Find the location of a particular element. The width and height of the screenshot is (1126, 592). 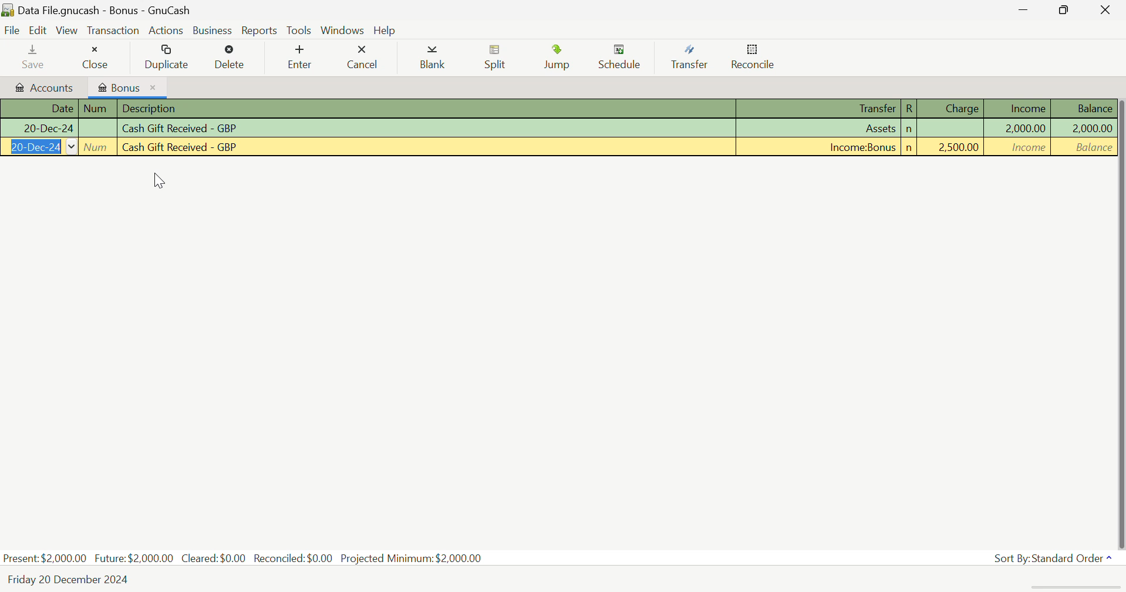

Tools is located at coordinates (300, 30).